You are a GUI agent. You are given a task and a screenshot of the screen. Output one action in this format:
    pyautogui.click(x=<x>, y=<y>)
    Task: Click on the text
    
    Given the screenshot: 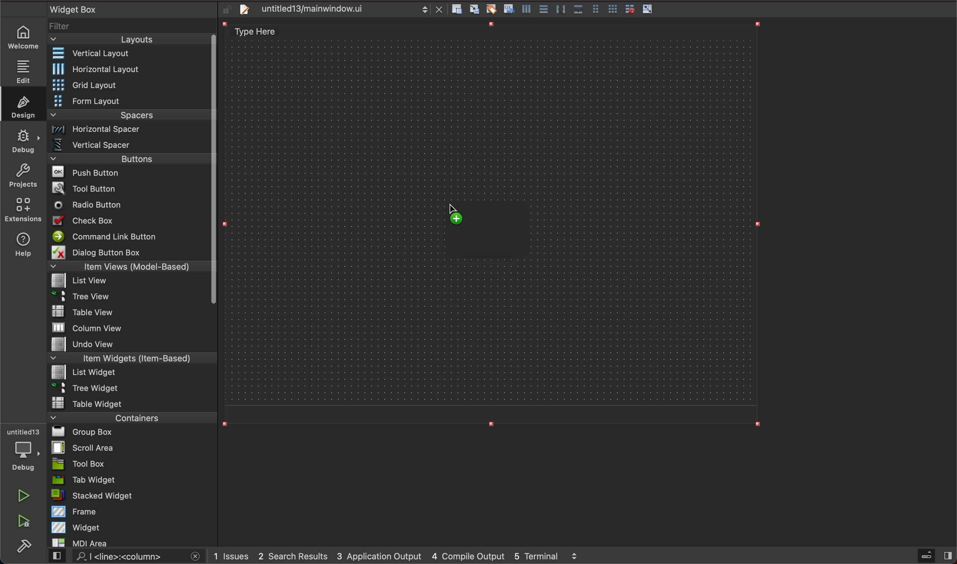 What is the action you would take?
    pyautogui.click(x=260, y=33)
    